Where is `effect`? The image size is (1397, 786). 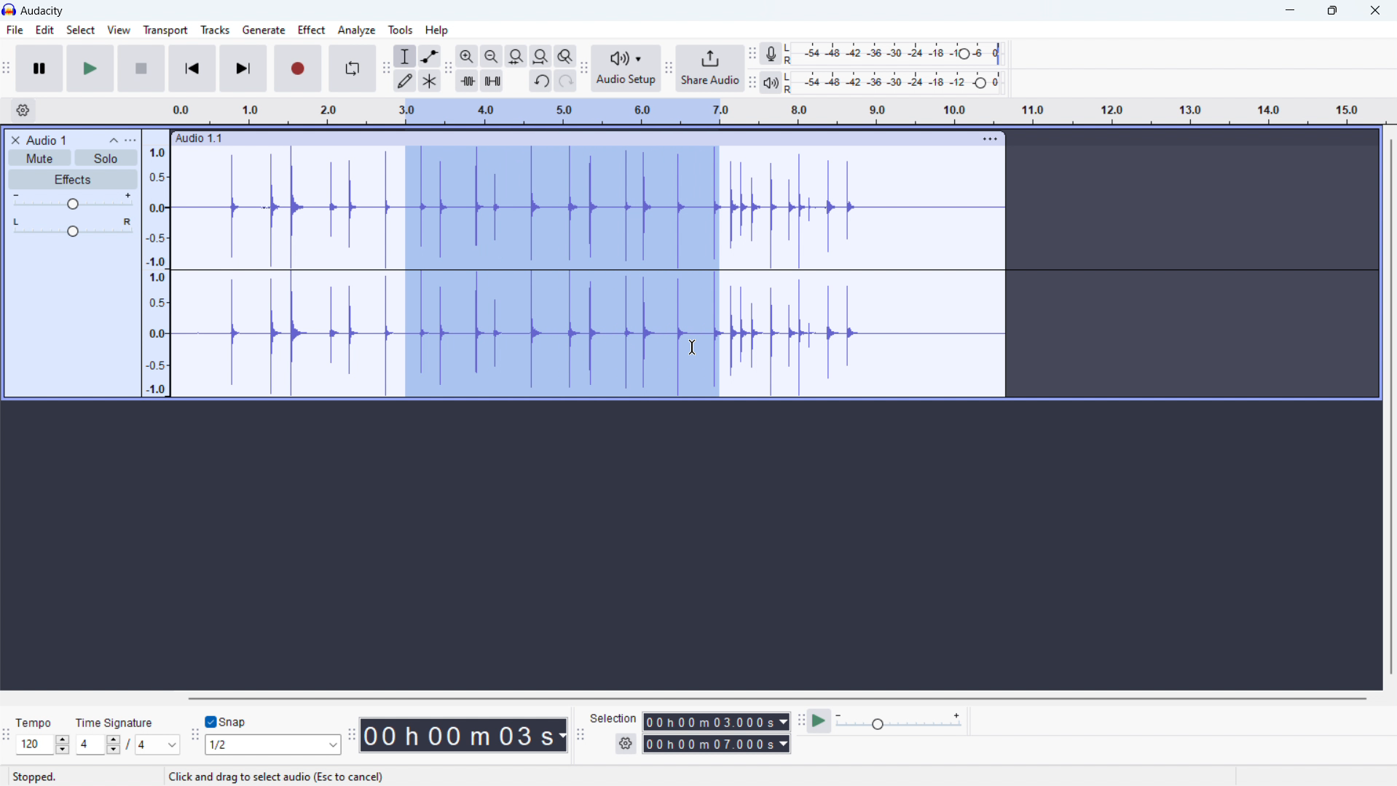 effect is located at coordinates (312, 30).